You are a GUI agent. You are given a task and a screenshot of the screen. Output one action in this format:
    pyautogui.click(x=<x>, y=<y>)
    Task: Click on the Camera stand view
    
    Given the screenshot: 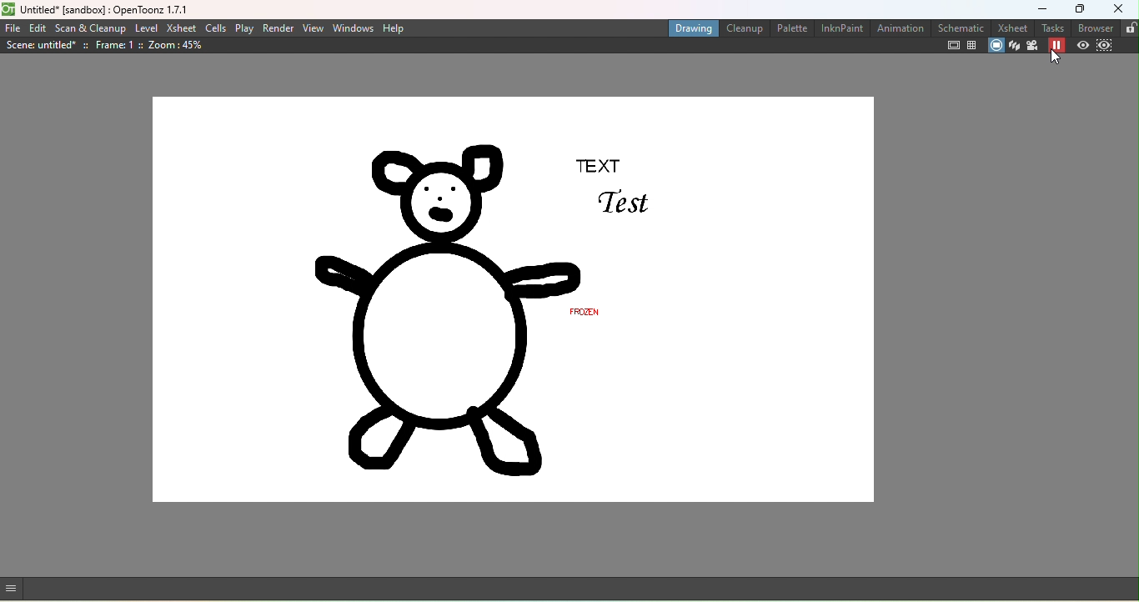 What is the action you would take?
    pyautogui.click(x=996, y=45)
    